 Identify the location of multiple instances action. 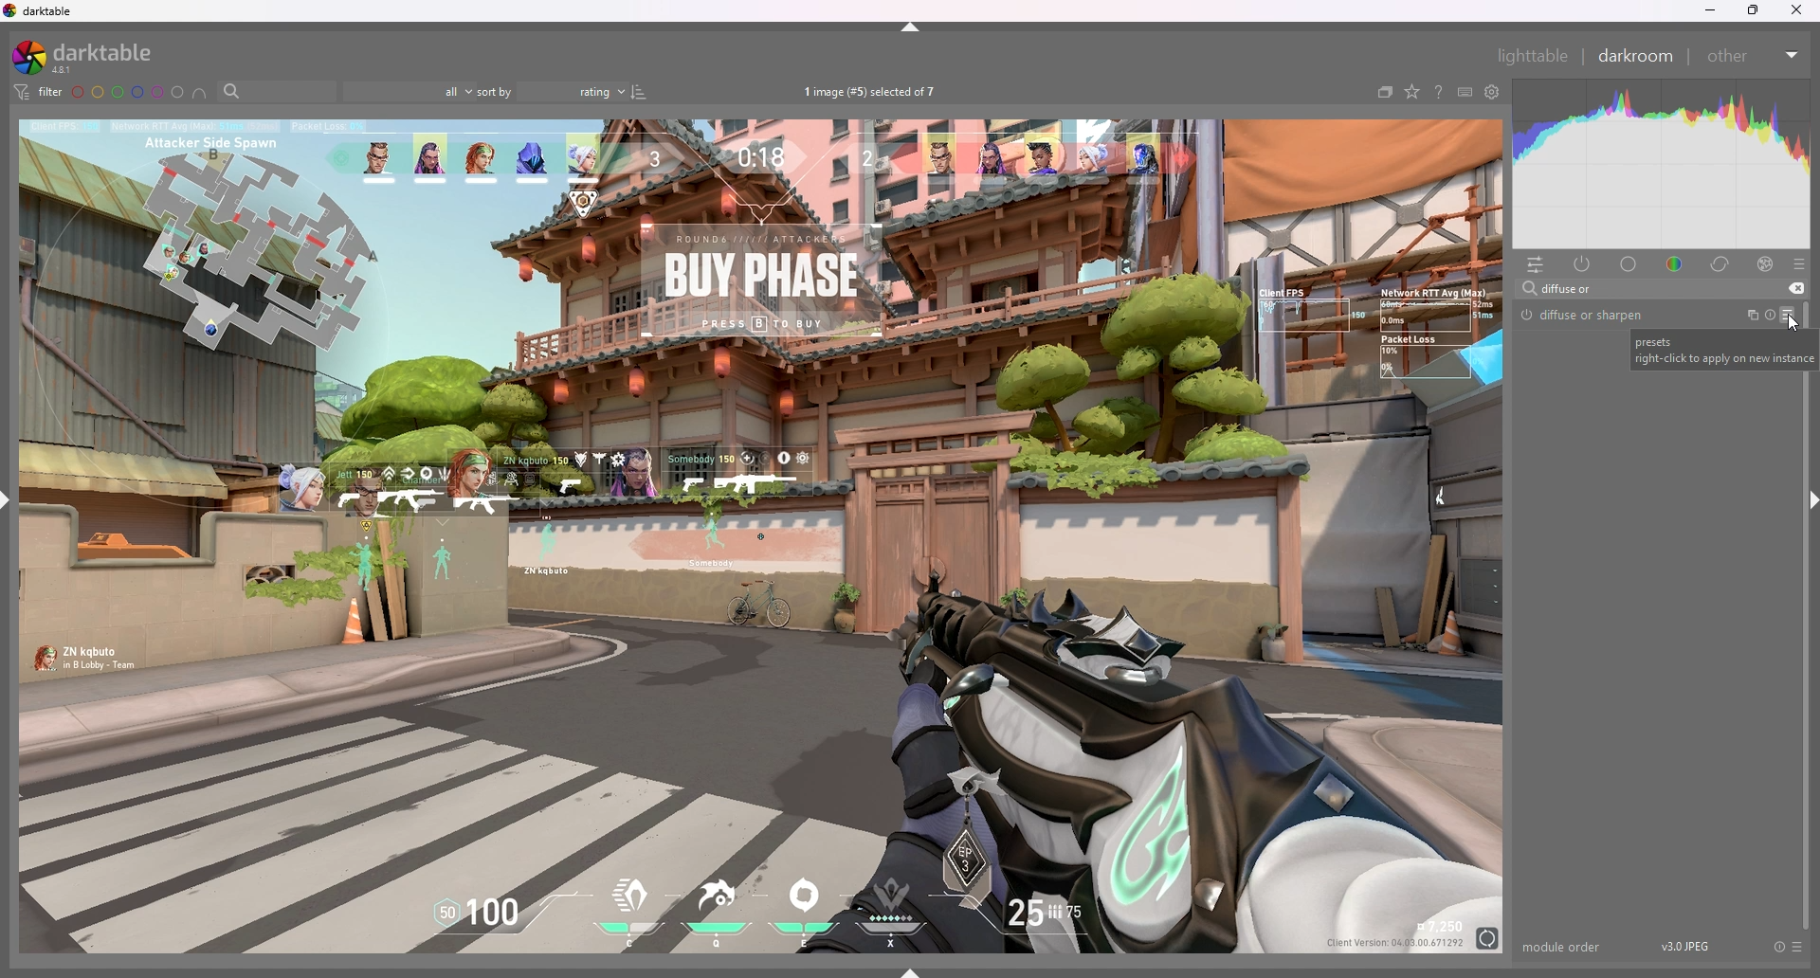
(1747, 316).